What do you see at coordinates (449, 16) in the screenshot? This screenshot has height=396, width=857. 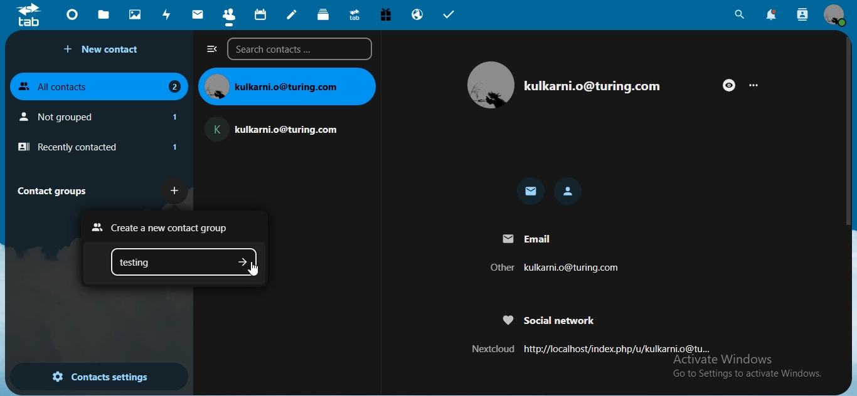 I see `tasks` at bounding box center [449, 16].